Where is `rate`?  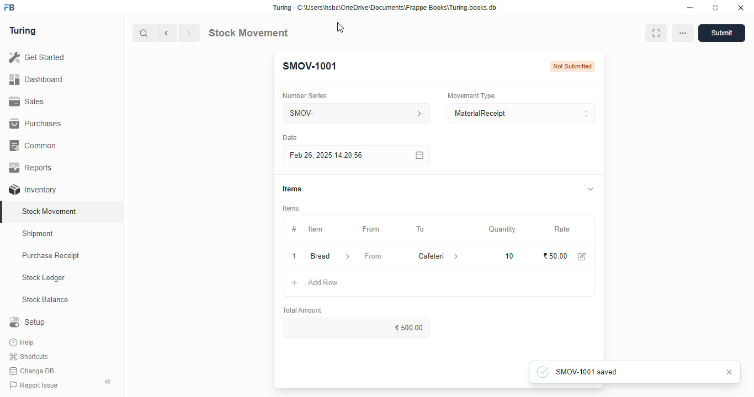 rate is located at coordinates (562, 229).